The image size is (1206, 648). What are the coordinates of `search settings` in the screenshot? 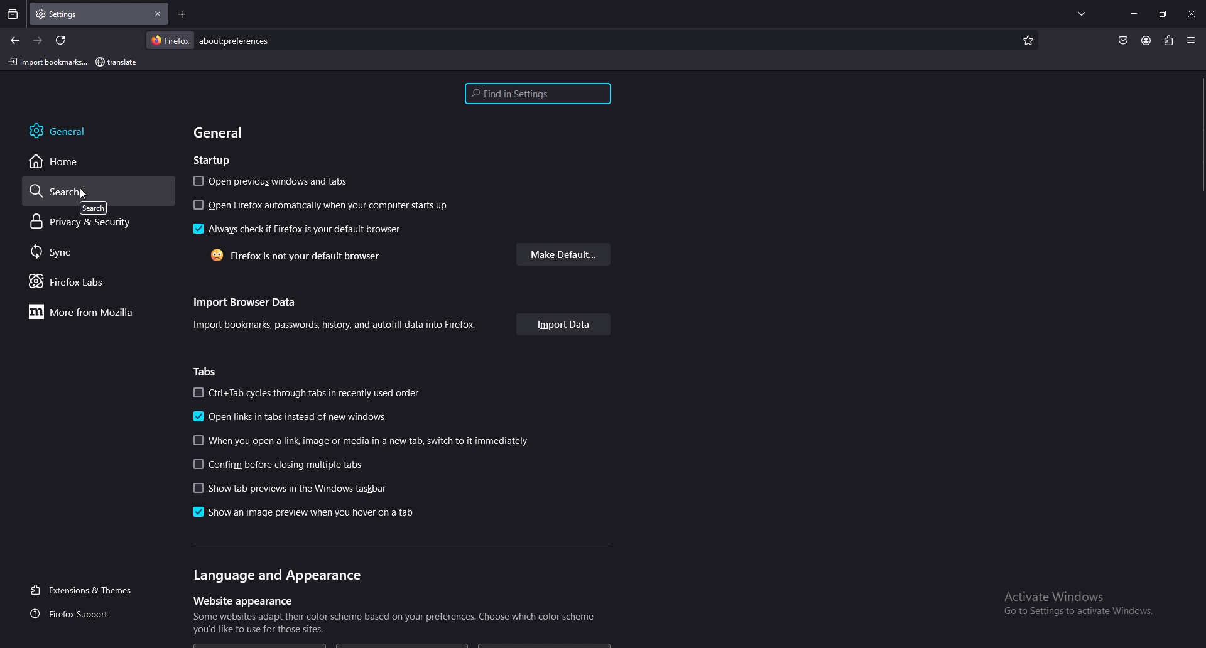 It's located at (538, 94).